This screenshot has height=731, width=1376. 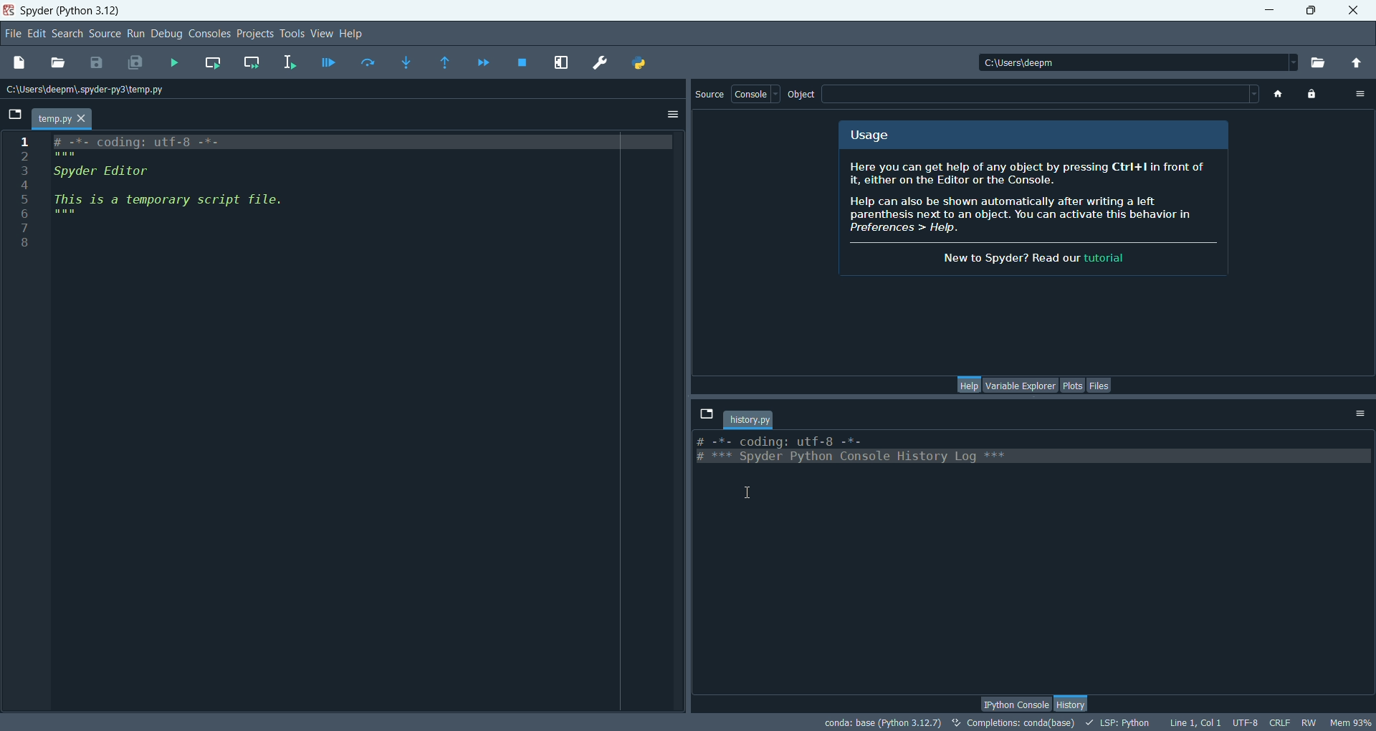 What do you see at coordinates (1269, 11) in the screenshot?
I see `minimize` at bounding box center [1269, 11].